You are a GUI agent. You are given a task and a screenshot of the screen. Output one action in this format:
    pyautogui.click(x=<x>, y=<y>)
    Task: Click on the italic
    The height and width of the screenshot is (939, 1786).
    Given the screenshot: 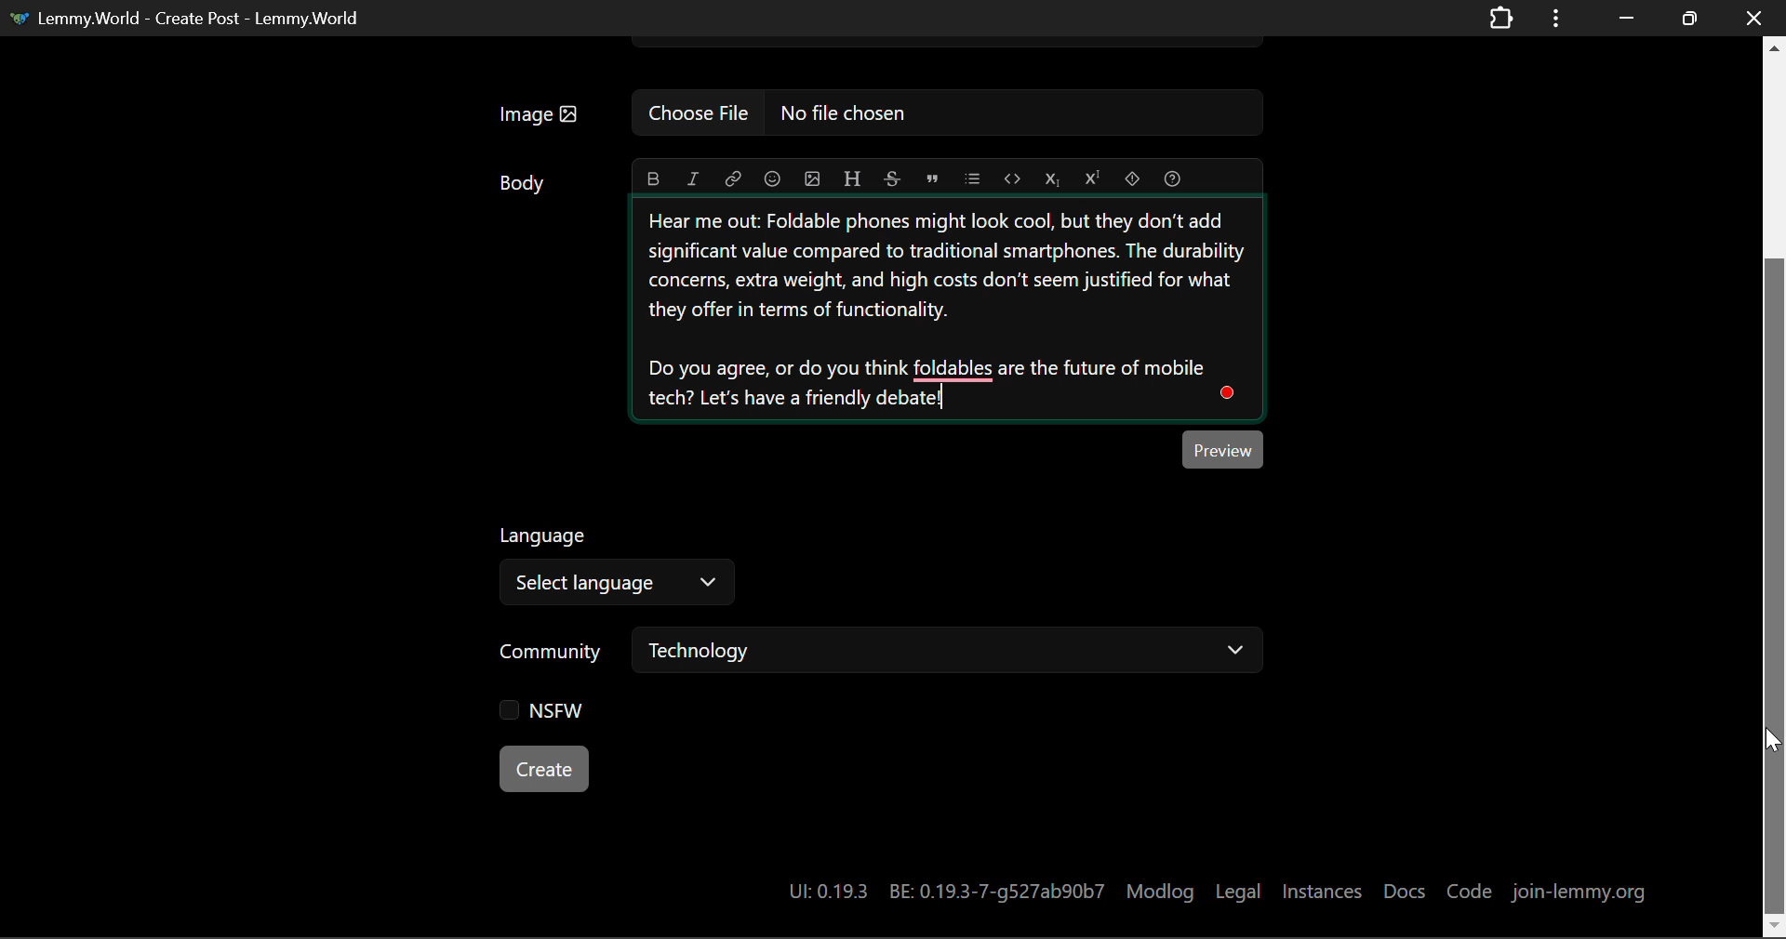 What is the action you would take?
    pyautogui.click(x=692, y=177)
    